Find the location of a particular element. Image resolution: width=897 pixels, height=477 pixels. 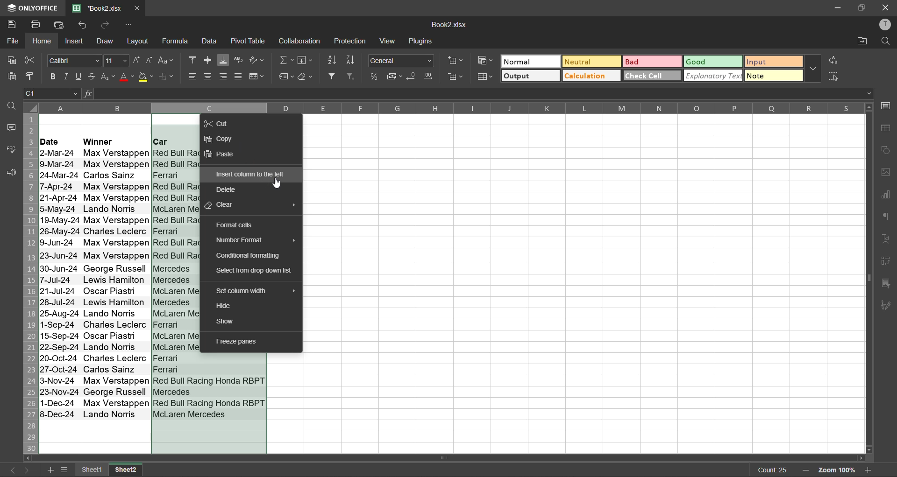

view is located at coordinates (389, 42).